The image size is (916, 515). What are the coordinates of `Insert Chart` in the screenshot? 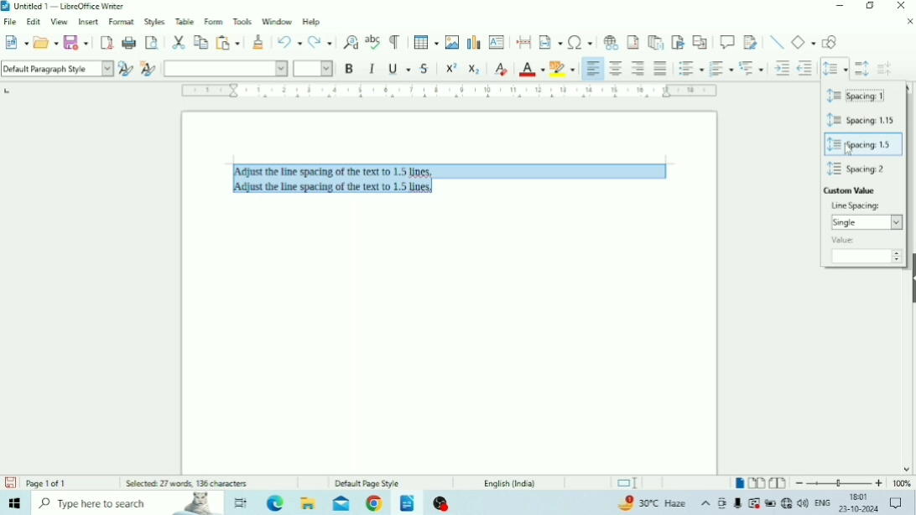 It's located at (474, 41).